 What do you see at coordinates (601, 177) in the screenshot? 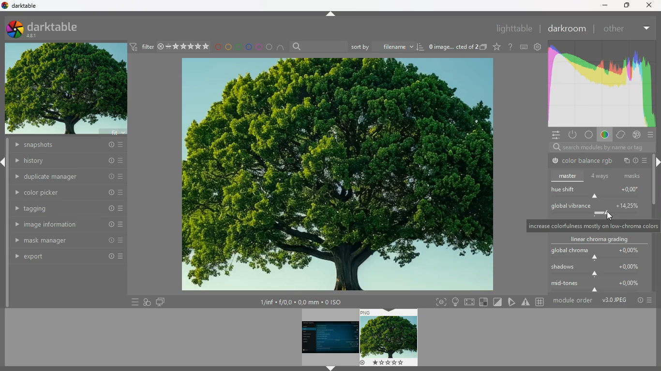
I see `4 ways` at bounding box center [601, 177].